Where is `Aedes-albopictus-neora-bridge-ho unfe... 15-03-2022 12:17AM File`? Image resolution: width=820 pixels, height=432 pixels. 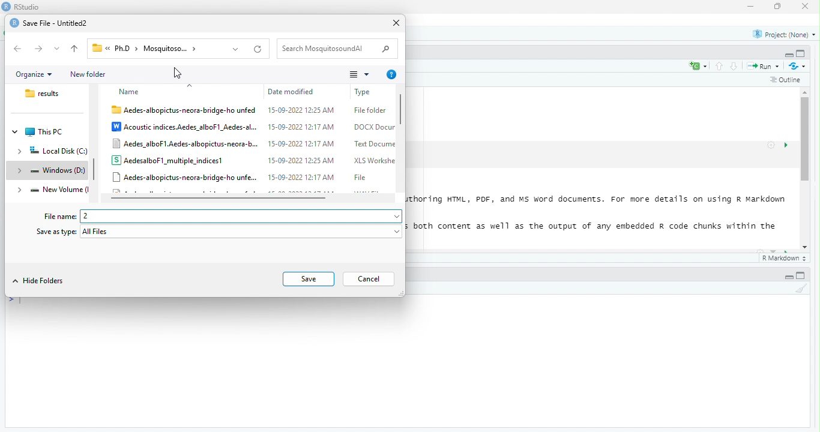
Aedes-albopictus-neora-bridge-ho unfe... 15-03-2022 12:17AM File is located at coordinates (241, 177).